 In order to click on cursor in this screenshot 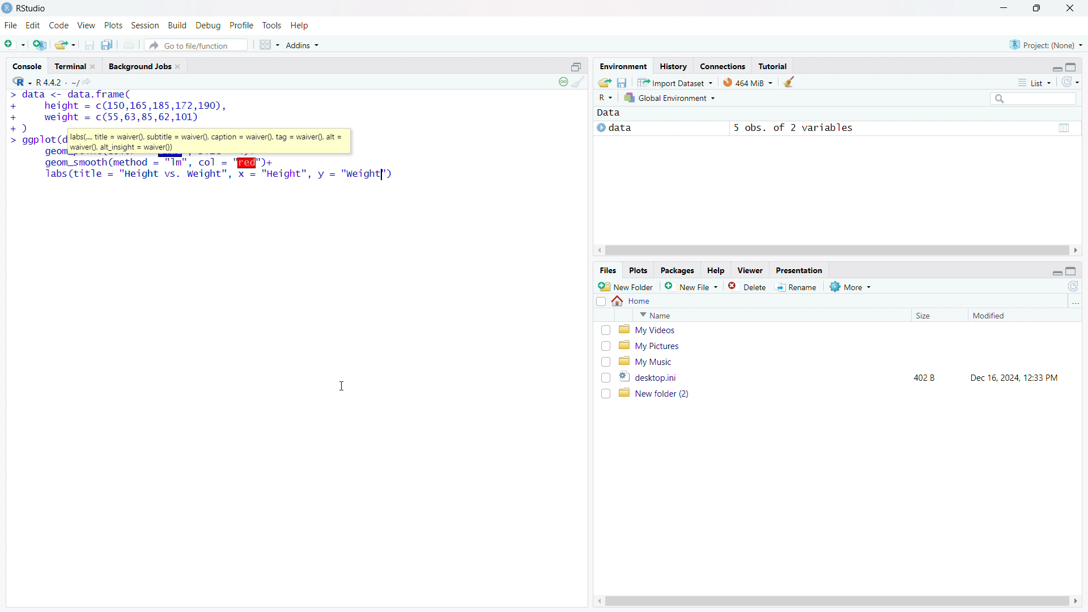, I will do `click(342, 386)`.